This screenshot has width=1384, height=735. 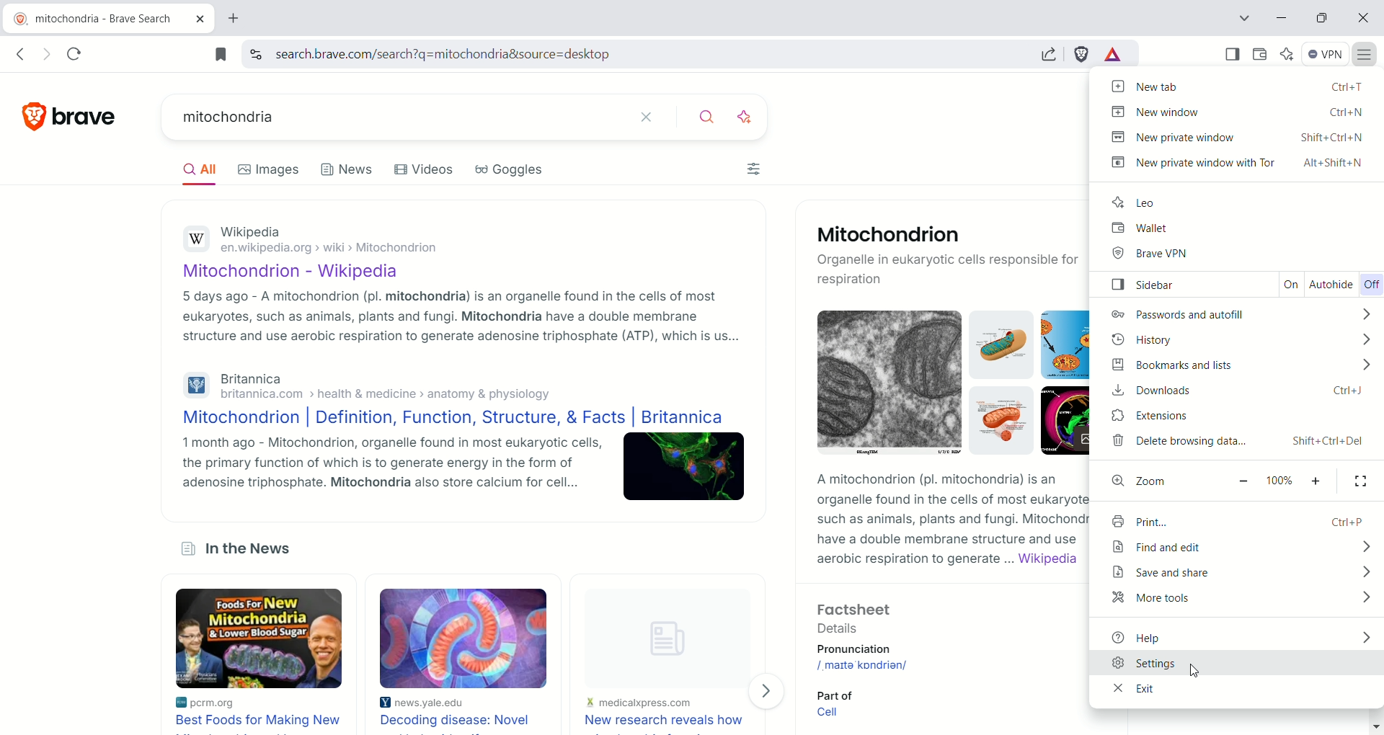 What do you see at coordinates (831, 709) in the screenshot?
I see `Part of Cell` at bounding box center [831, 709].